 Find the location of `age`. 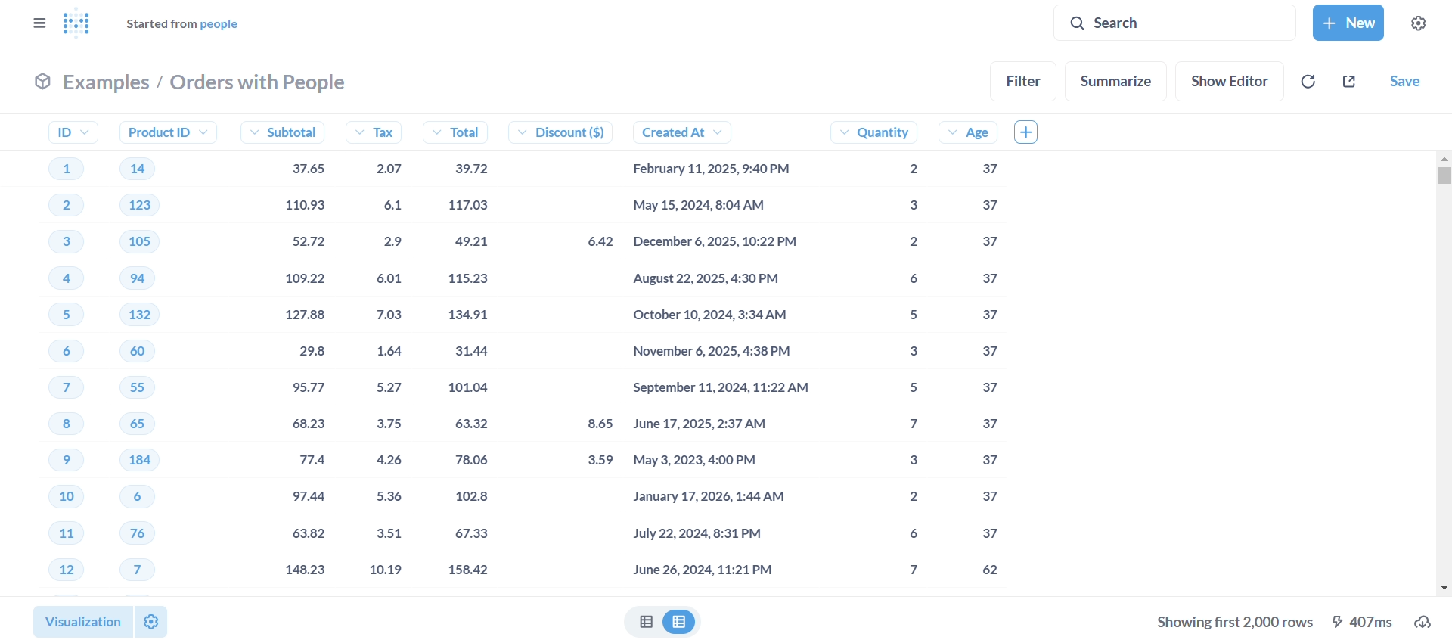

age is located at coordinates (980, 357).